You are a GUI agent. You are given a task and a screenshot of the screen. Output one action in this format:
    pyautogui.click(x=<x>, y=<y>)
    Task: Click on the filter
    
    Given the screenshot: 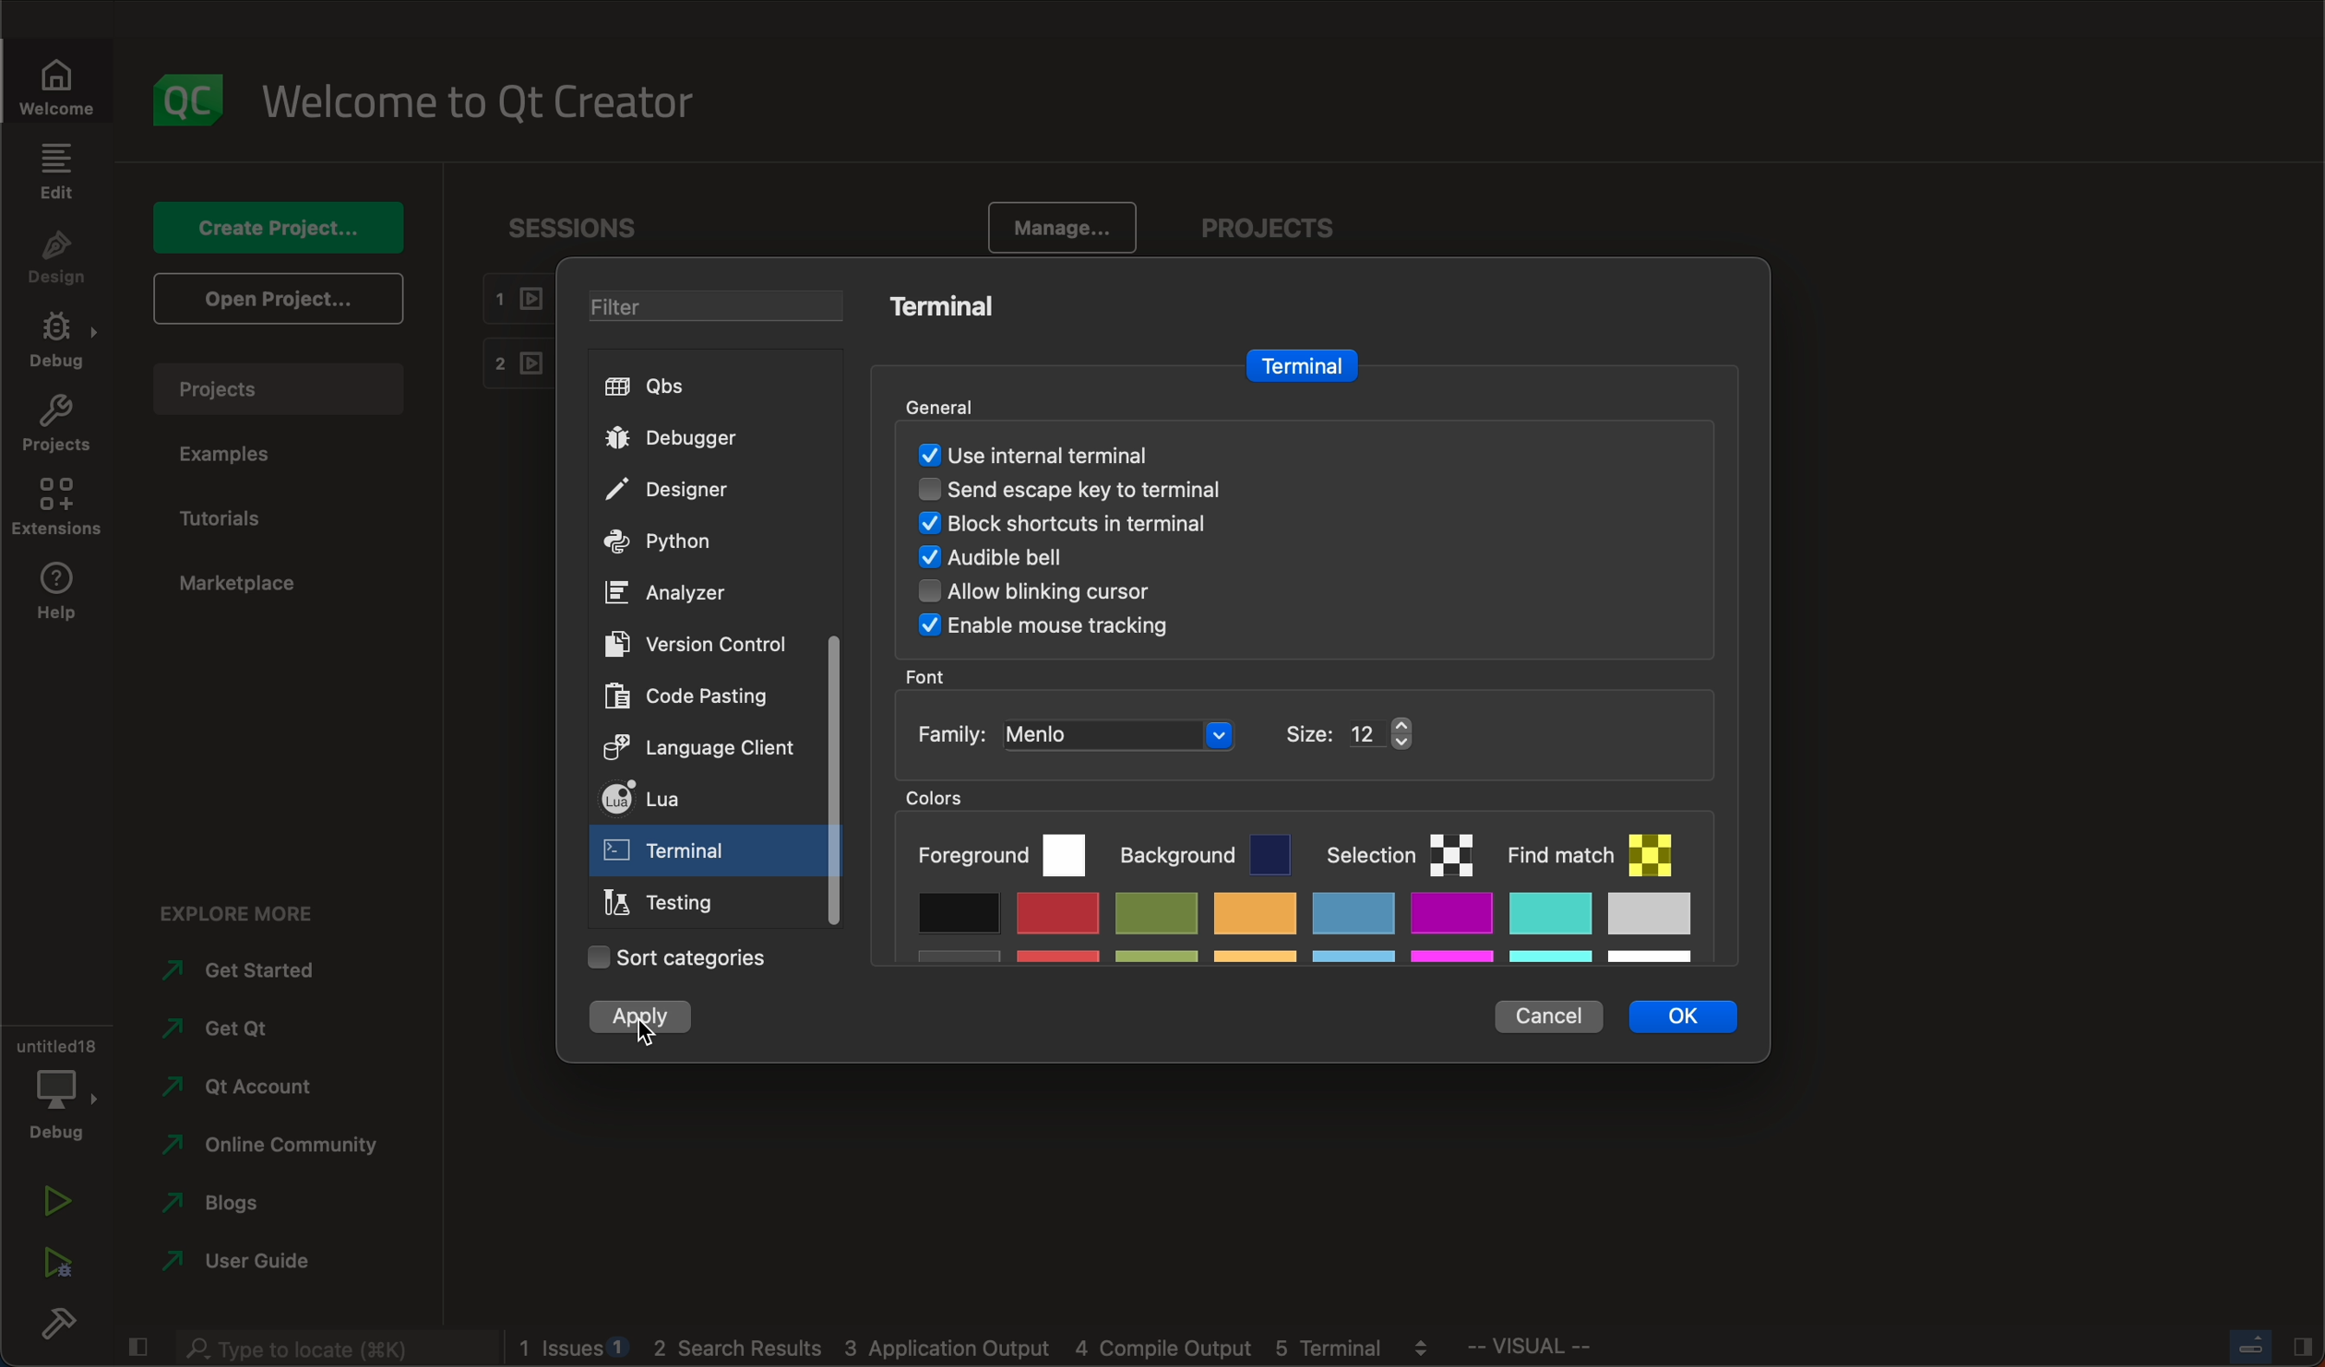 What is the action you would take?
    pyautogui.click(x=697, y=302)
    